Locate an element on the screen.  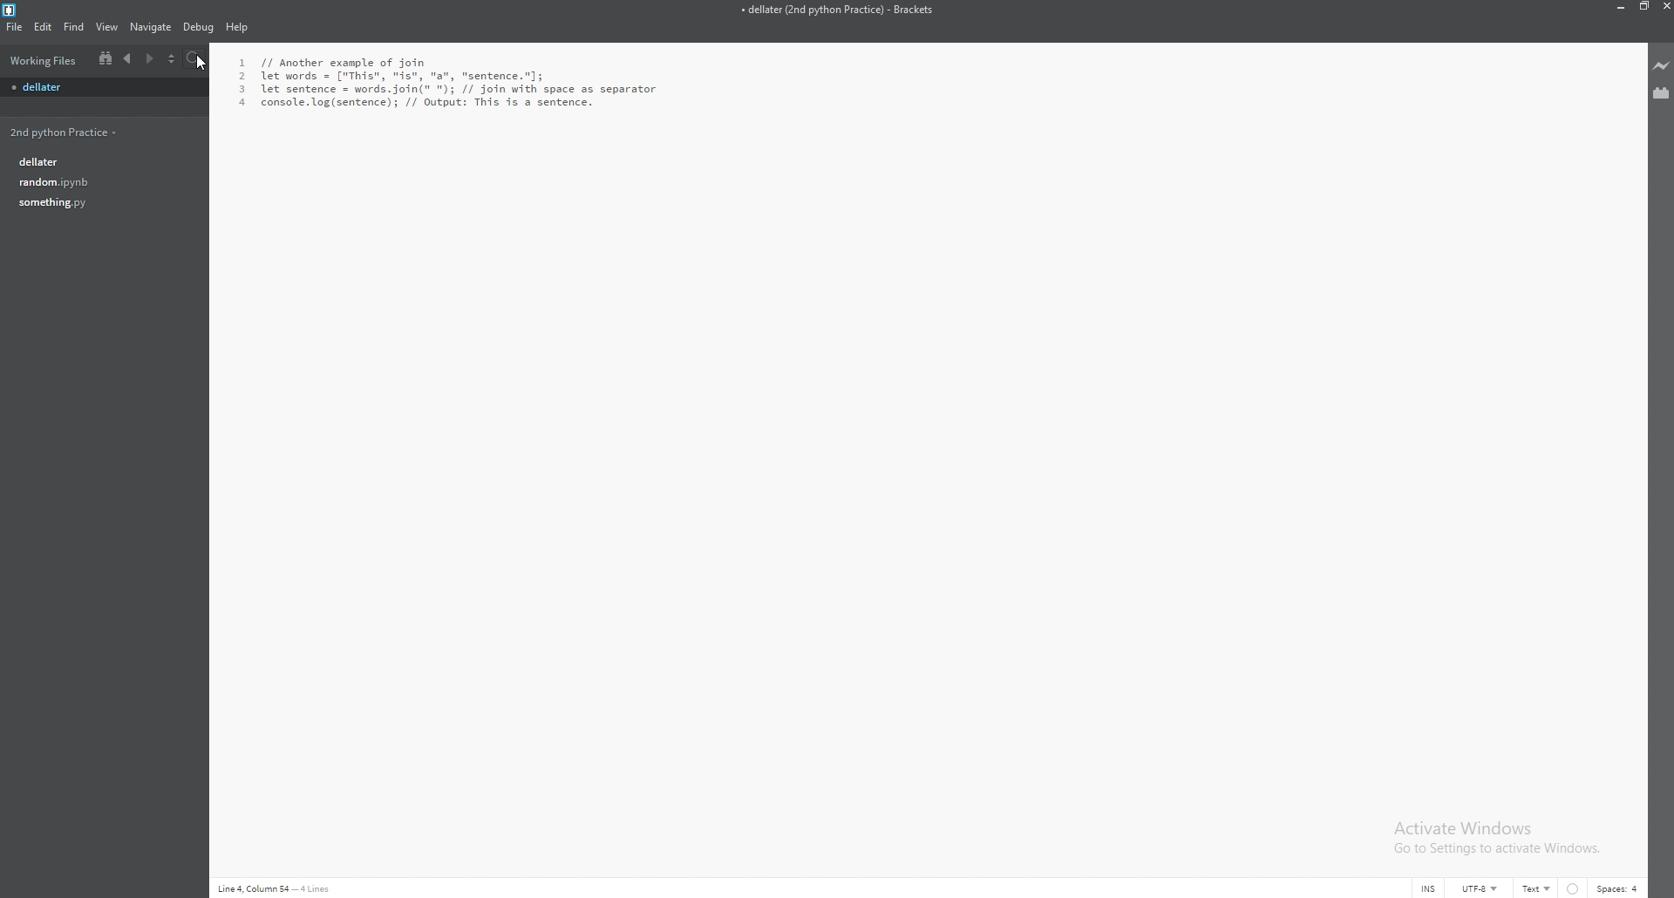
search is located at coordinates (196, 61).